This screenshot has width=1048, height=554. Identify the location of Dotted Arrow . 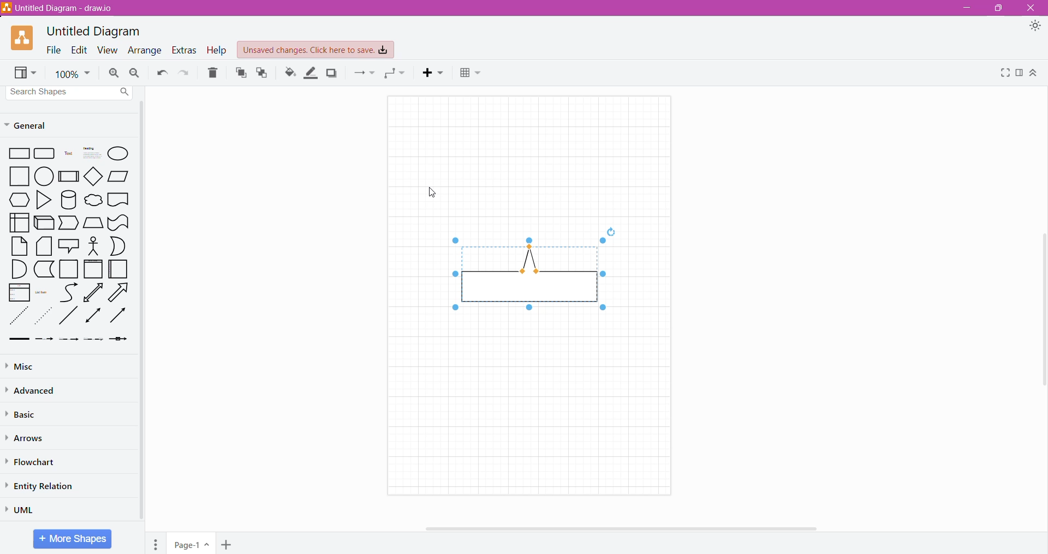
(94, 341).